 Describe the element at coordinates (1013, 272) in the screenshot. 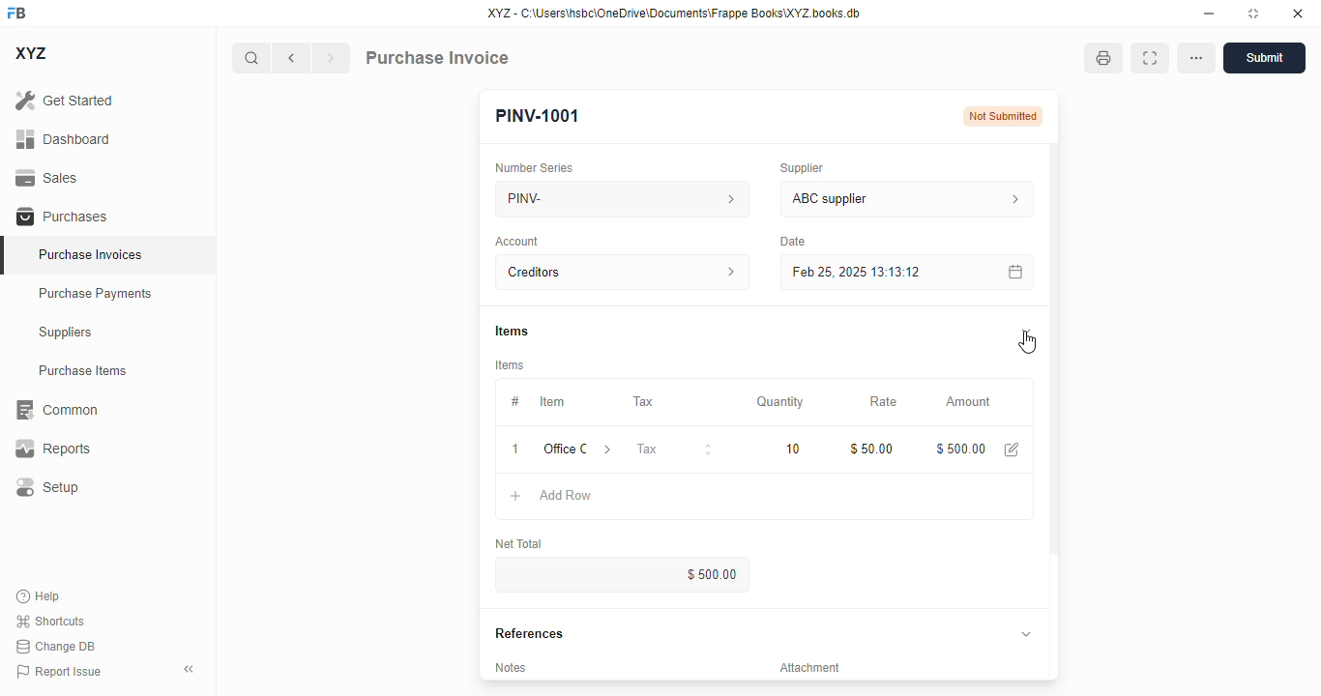

I see `calendar icon` at that location.